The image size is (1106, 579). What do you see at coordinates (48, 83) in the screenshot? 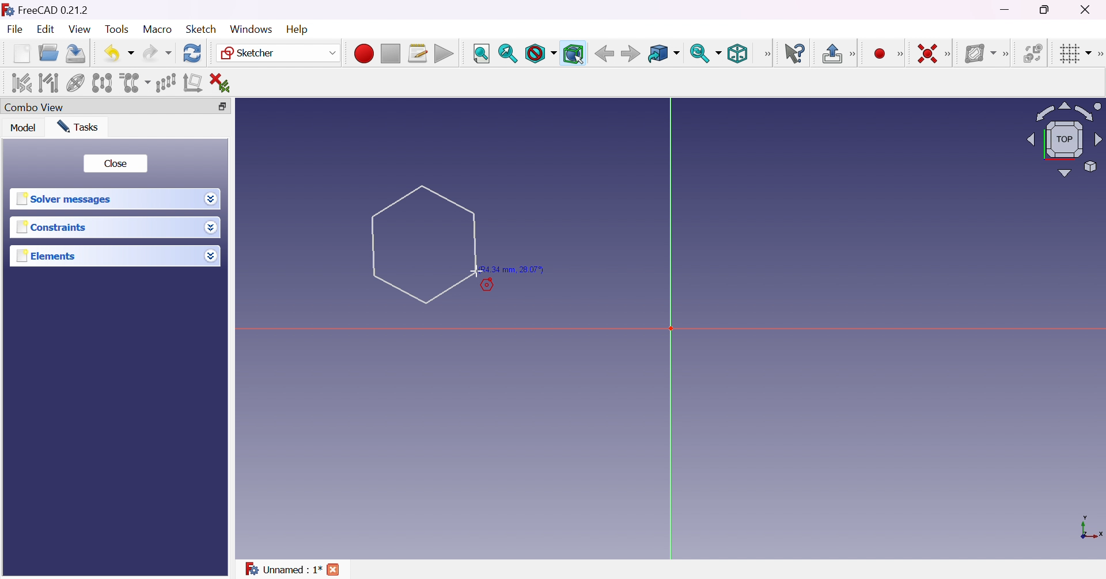
I see `Select associated geometry` at bounding box center [48, 83].